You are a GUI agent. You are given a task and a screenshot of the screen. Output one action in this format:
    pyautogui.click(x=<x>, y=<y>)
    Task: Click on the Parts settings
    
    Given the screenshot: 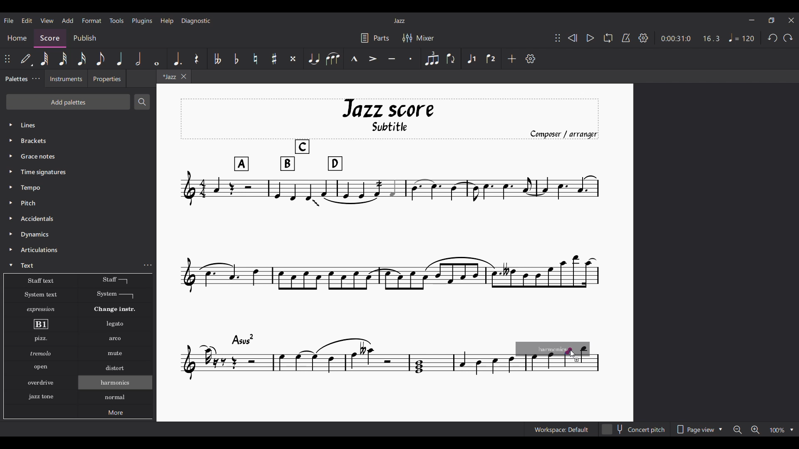 What is the action you would take?
    pyautogui.click(x=375, y=38)
    